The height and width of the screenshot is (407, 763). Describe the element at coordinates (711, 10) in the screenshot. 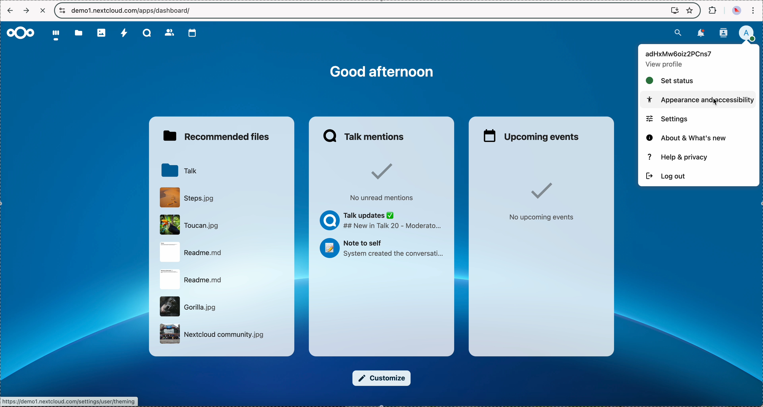

I see `extensions` at that location.